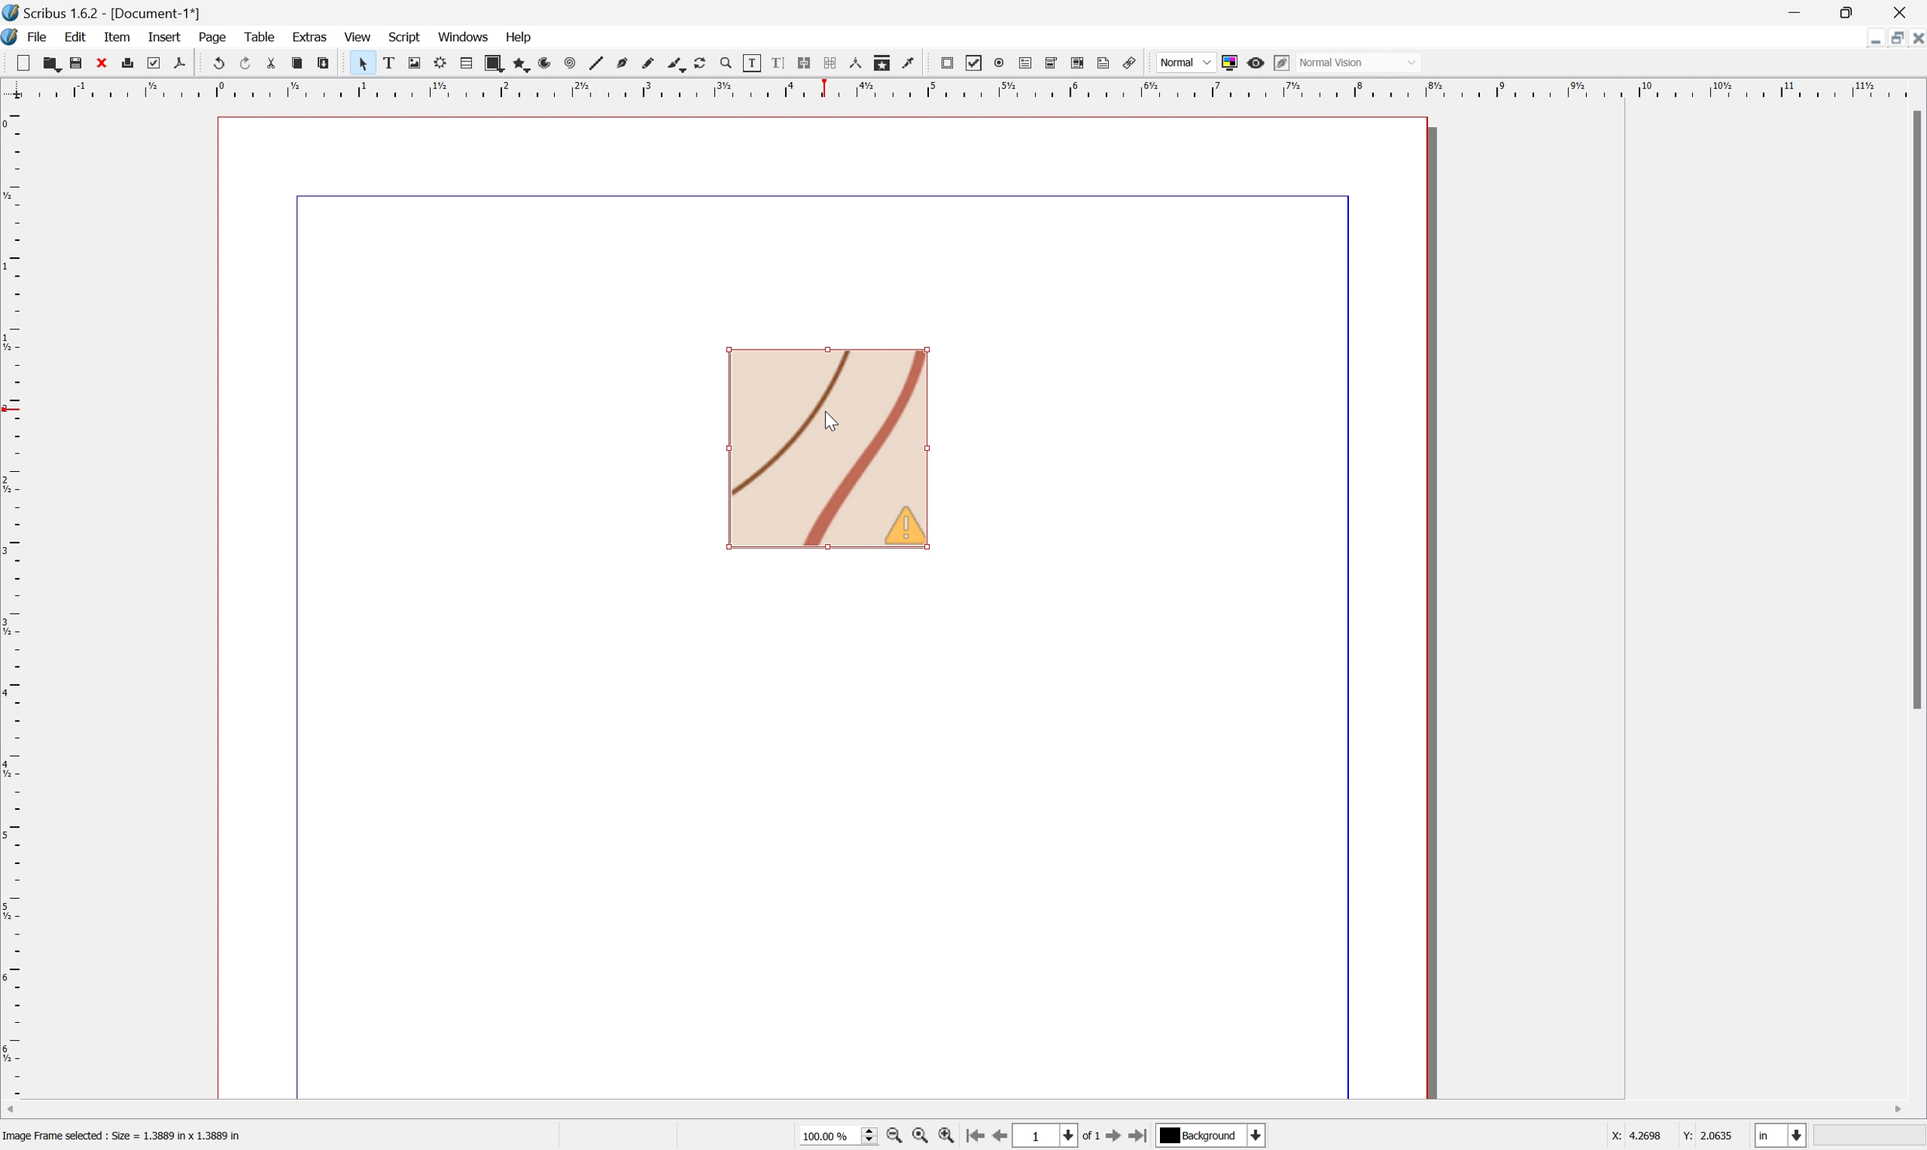  What do you see at coordinates (948, 63) in the screenshot?
I see `PDF push button` at bounding box center [948, 63].